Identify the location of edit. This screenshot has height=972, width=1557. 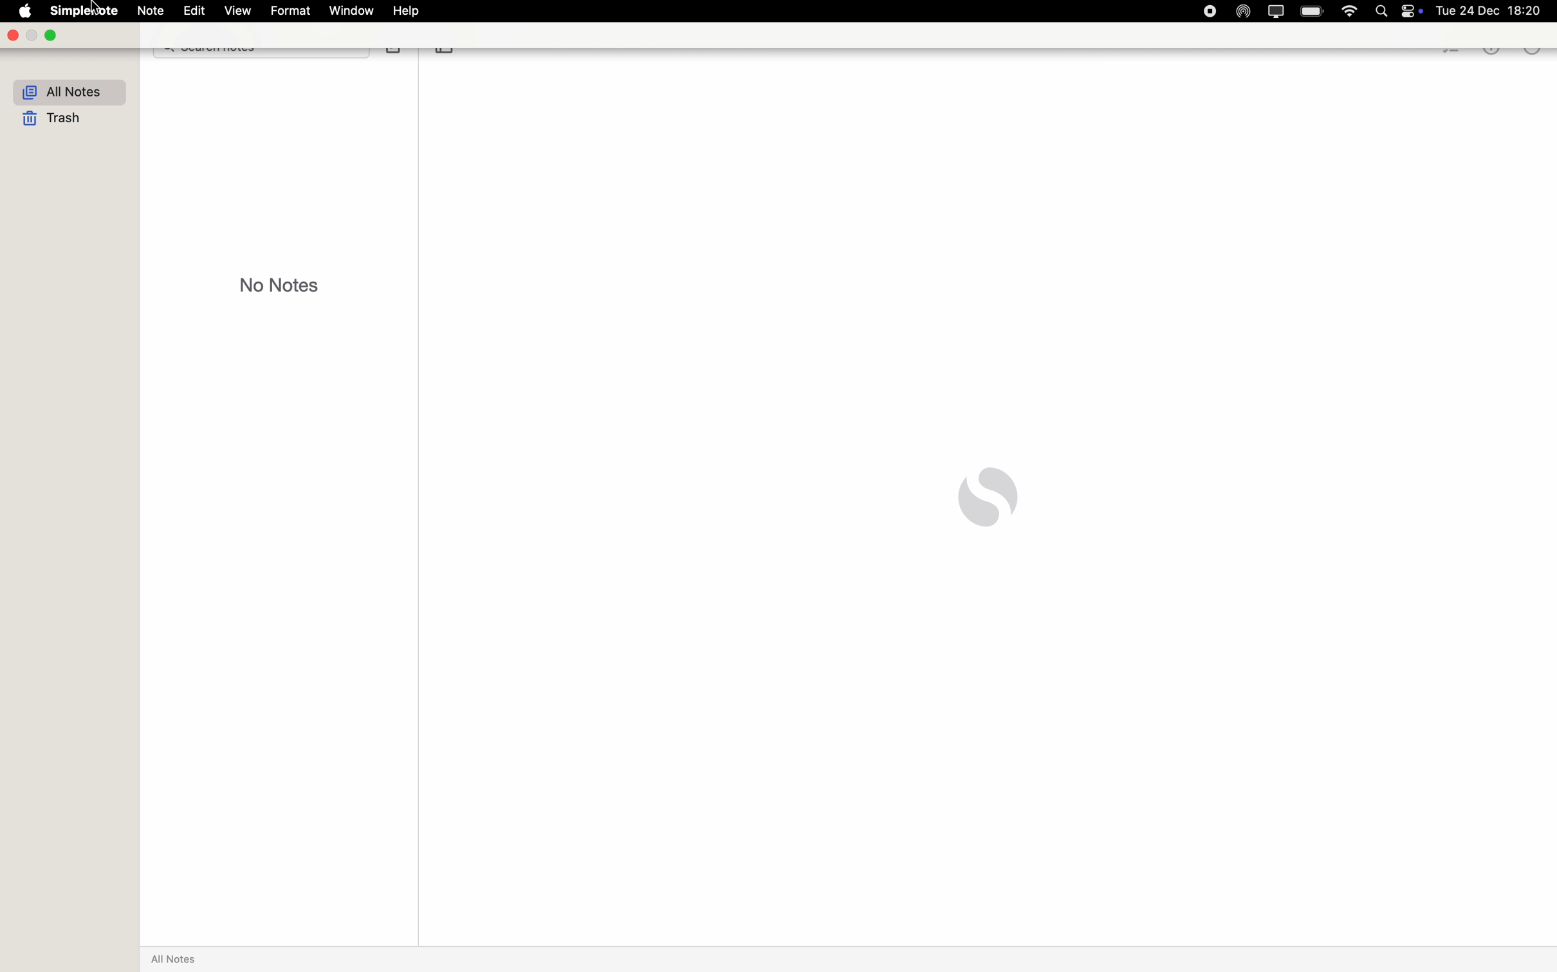
(193, 11).